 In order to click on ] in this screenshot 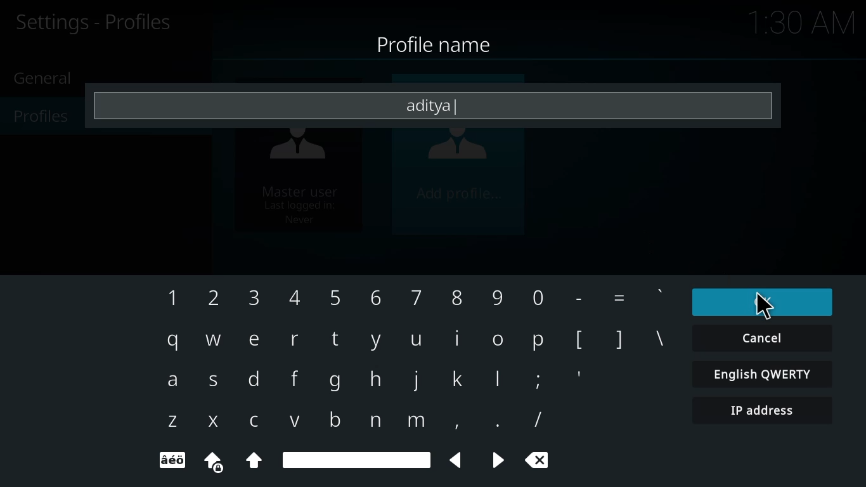, I will do `click(619, 344)`.